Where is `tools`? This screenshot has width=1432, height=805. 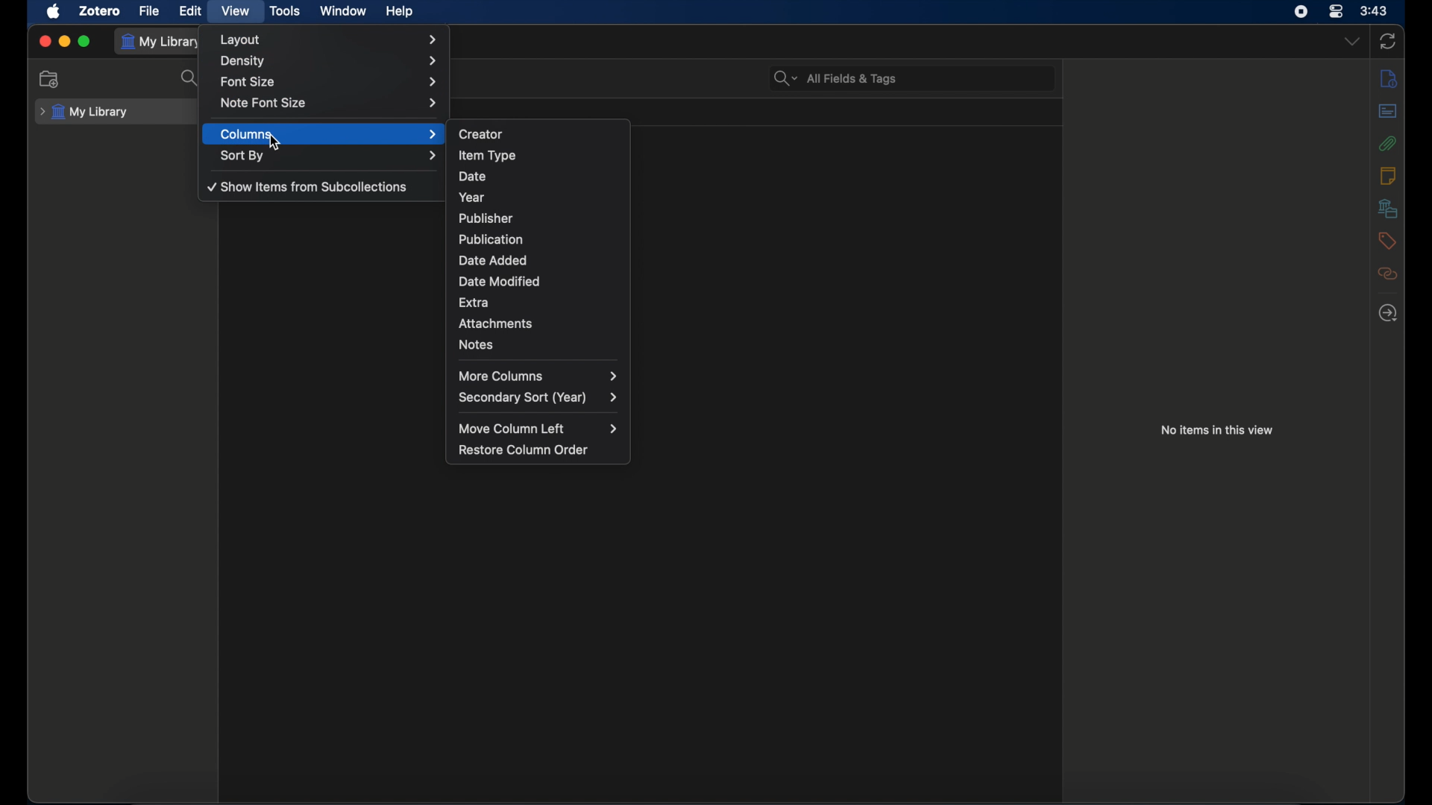 tools is located at coordinates (285, 10).